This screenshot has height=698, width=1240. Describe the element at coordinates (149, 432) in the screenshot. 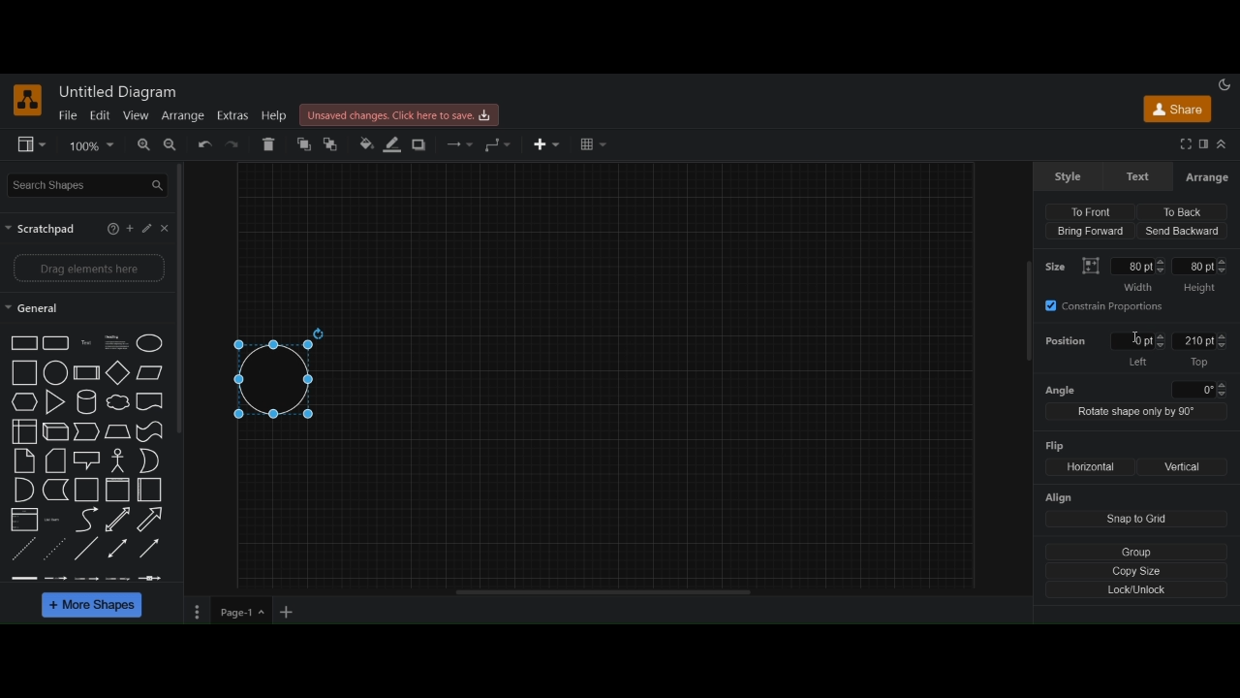

I see `free shape` at that location.